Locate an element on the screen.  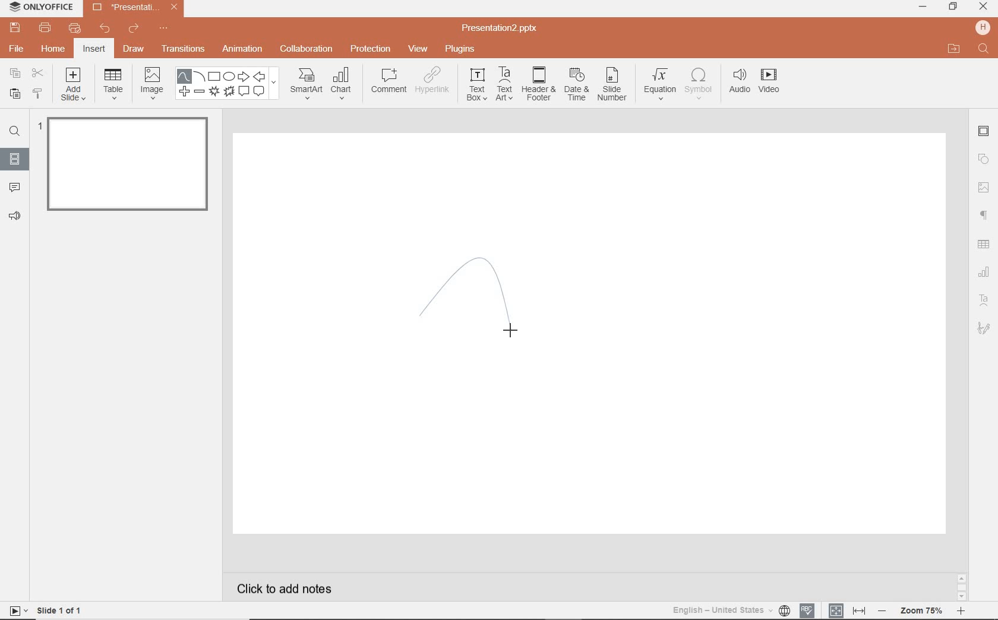
FEEDBACK & SUPPORT is located at coordinates (14, 216).